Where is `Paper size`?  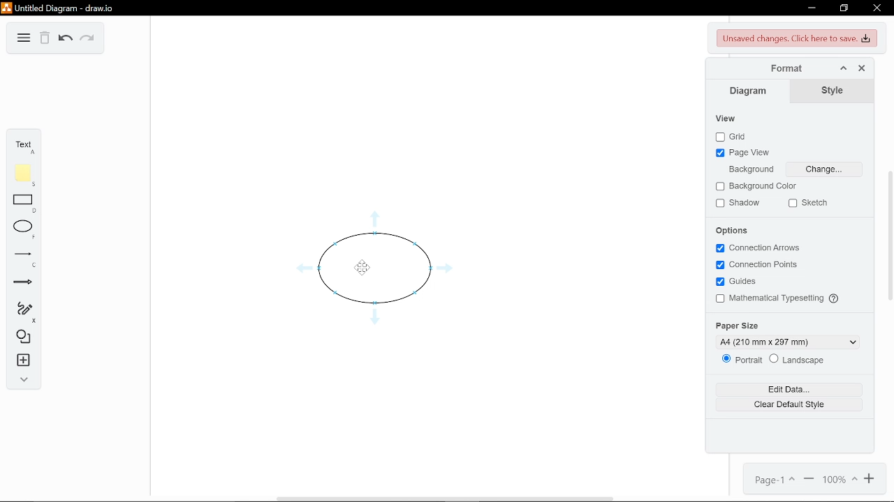
Paper size is located at coordinates (737, 326).